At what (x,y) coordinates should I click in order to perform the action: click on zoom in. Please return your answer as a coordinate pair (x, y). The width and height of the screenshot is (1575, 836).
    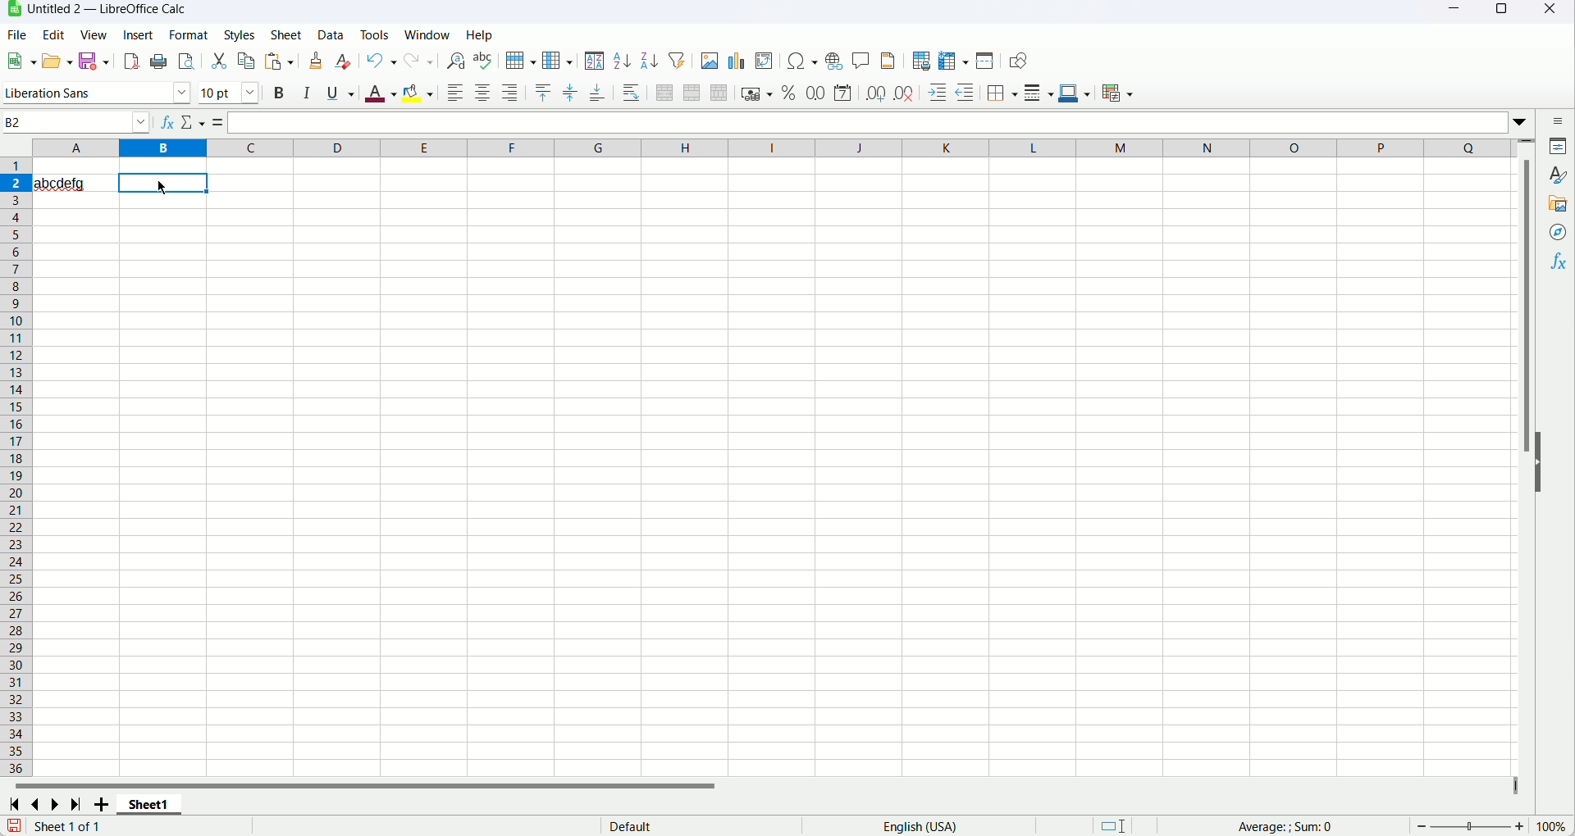
    Looking at the image, I should click on (1520, 826).